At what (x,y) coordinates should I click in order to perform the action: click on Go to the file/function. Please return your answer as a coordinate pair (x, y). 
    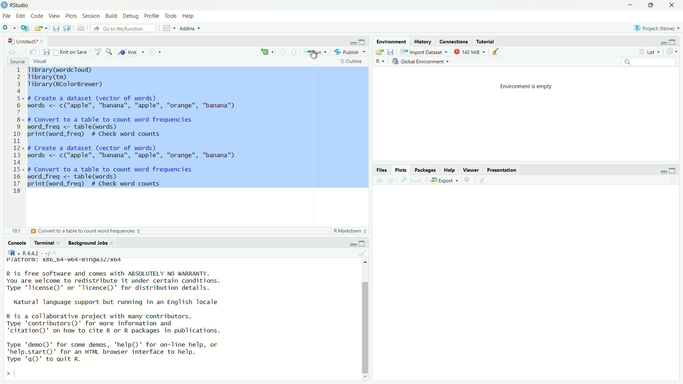
    Looking at the image, I should click on (123, 28).